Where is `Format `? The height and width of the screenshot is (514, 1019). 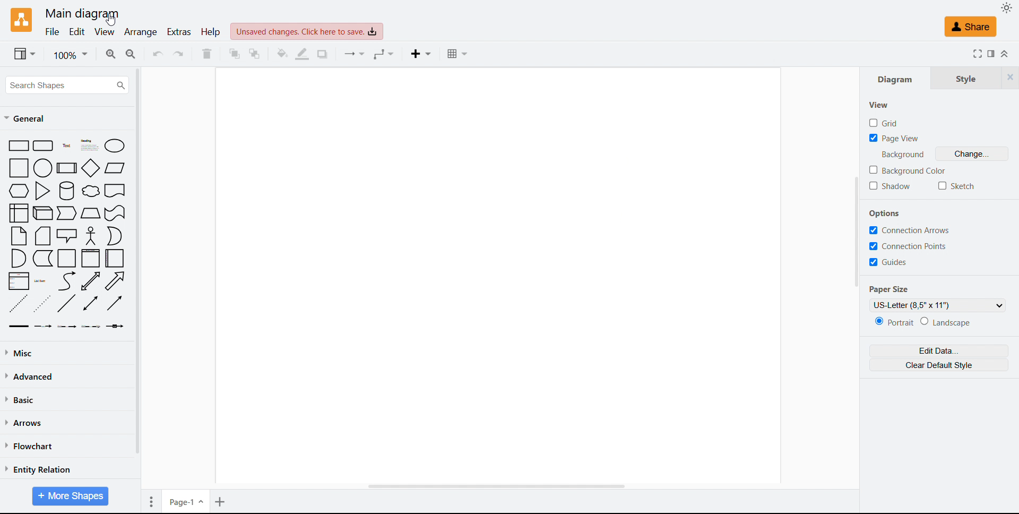 Format  is located at coordinates (992, 54).